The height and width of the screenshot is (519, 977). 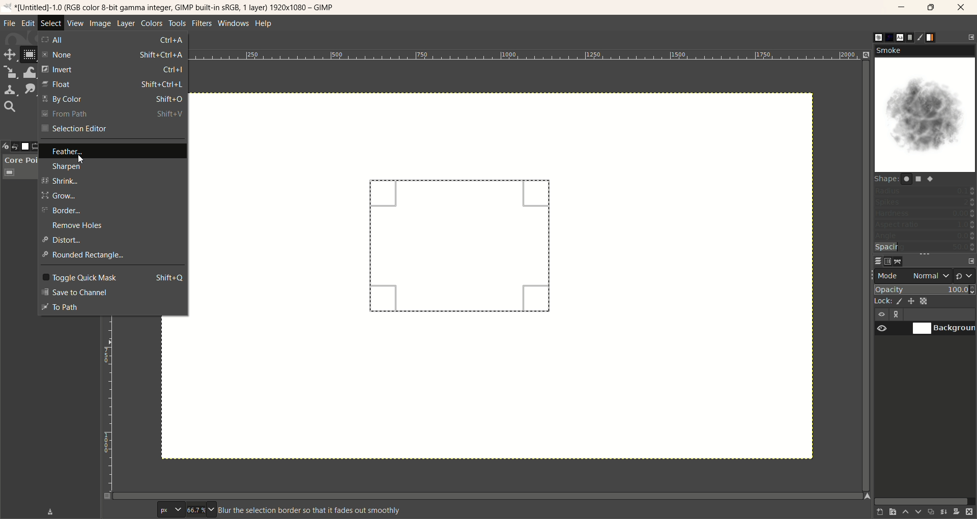 I want to click on wrap transform, so click(x=30, y=72).